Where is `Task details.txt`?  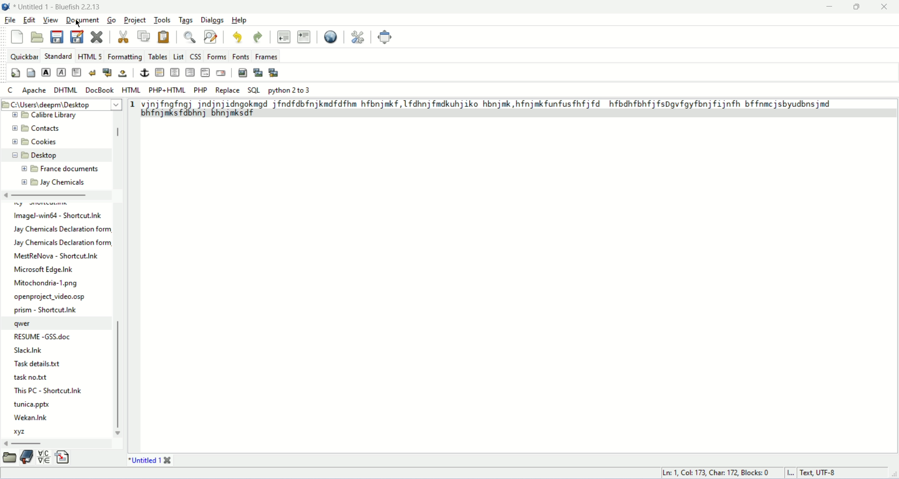
Task details.txt is located at coordinates (36, 363).